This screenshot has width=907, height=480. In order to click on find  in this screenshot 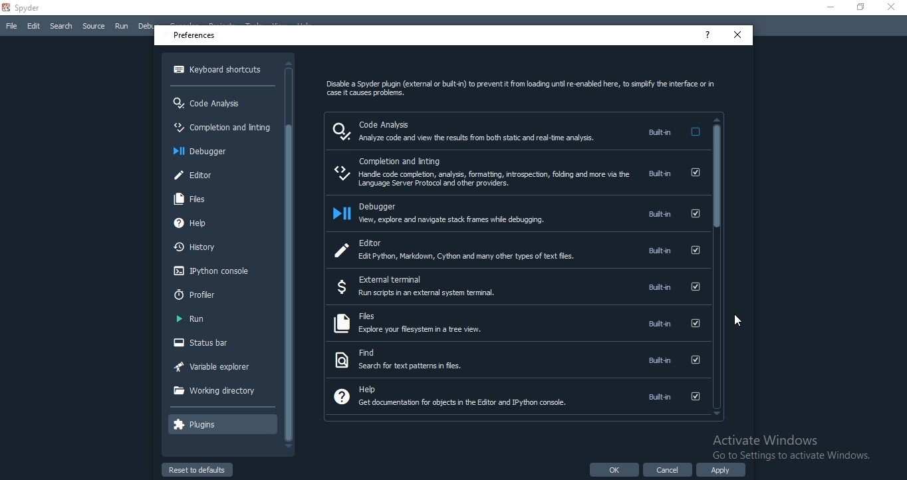, I will do `click(514, 359)`.